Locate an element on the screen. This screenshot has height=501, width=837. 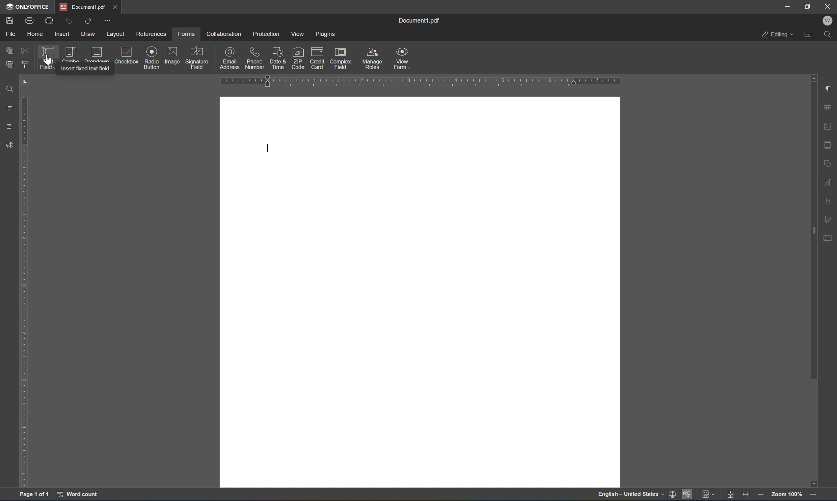
layout is located at coordinates (114, 33).